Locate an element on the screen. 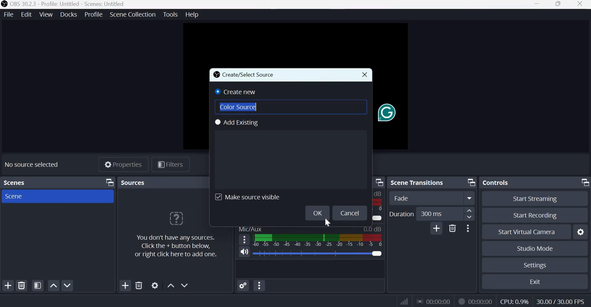  OBS studio logo is located at coordinates (4, 4).